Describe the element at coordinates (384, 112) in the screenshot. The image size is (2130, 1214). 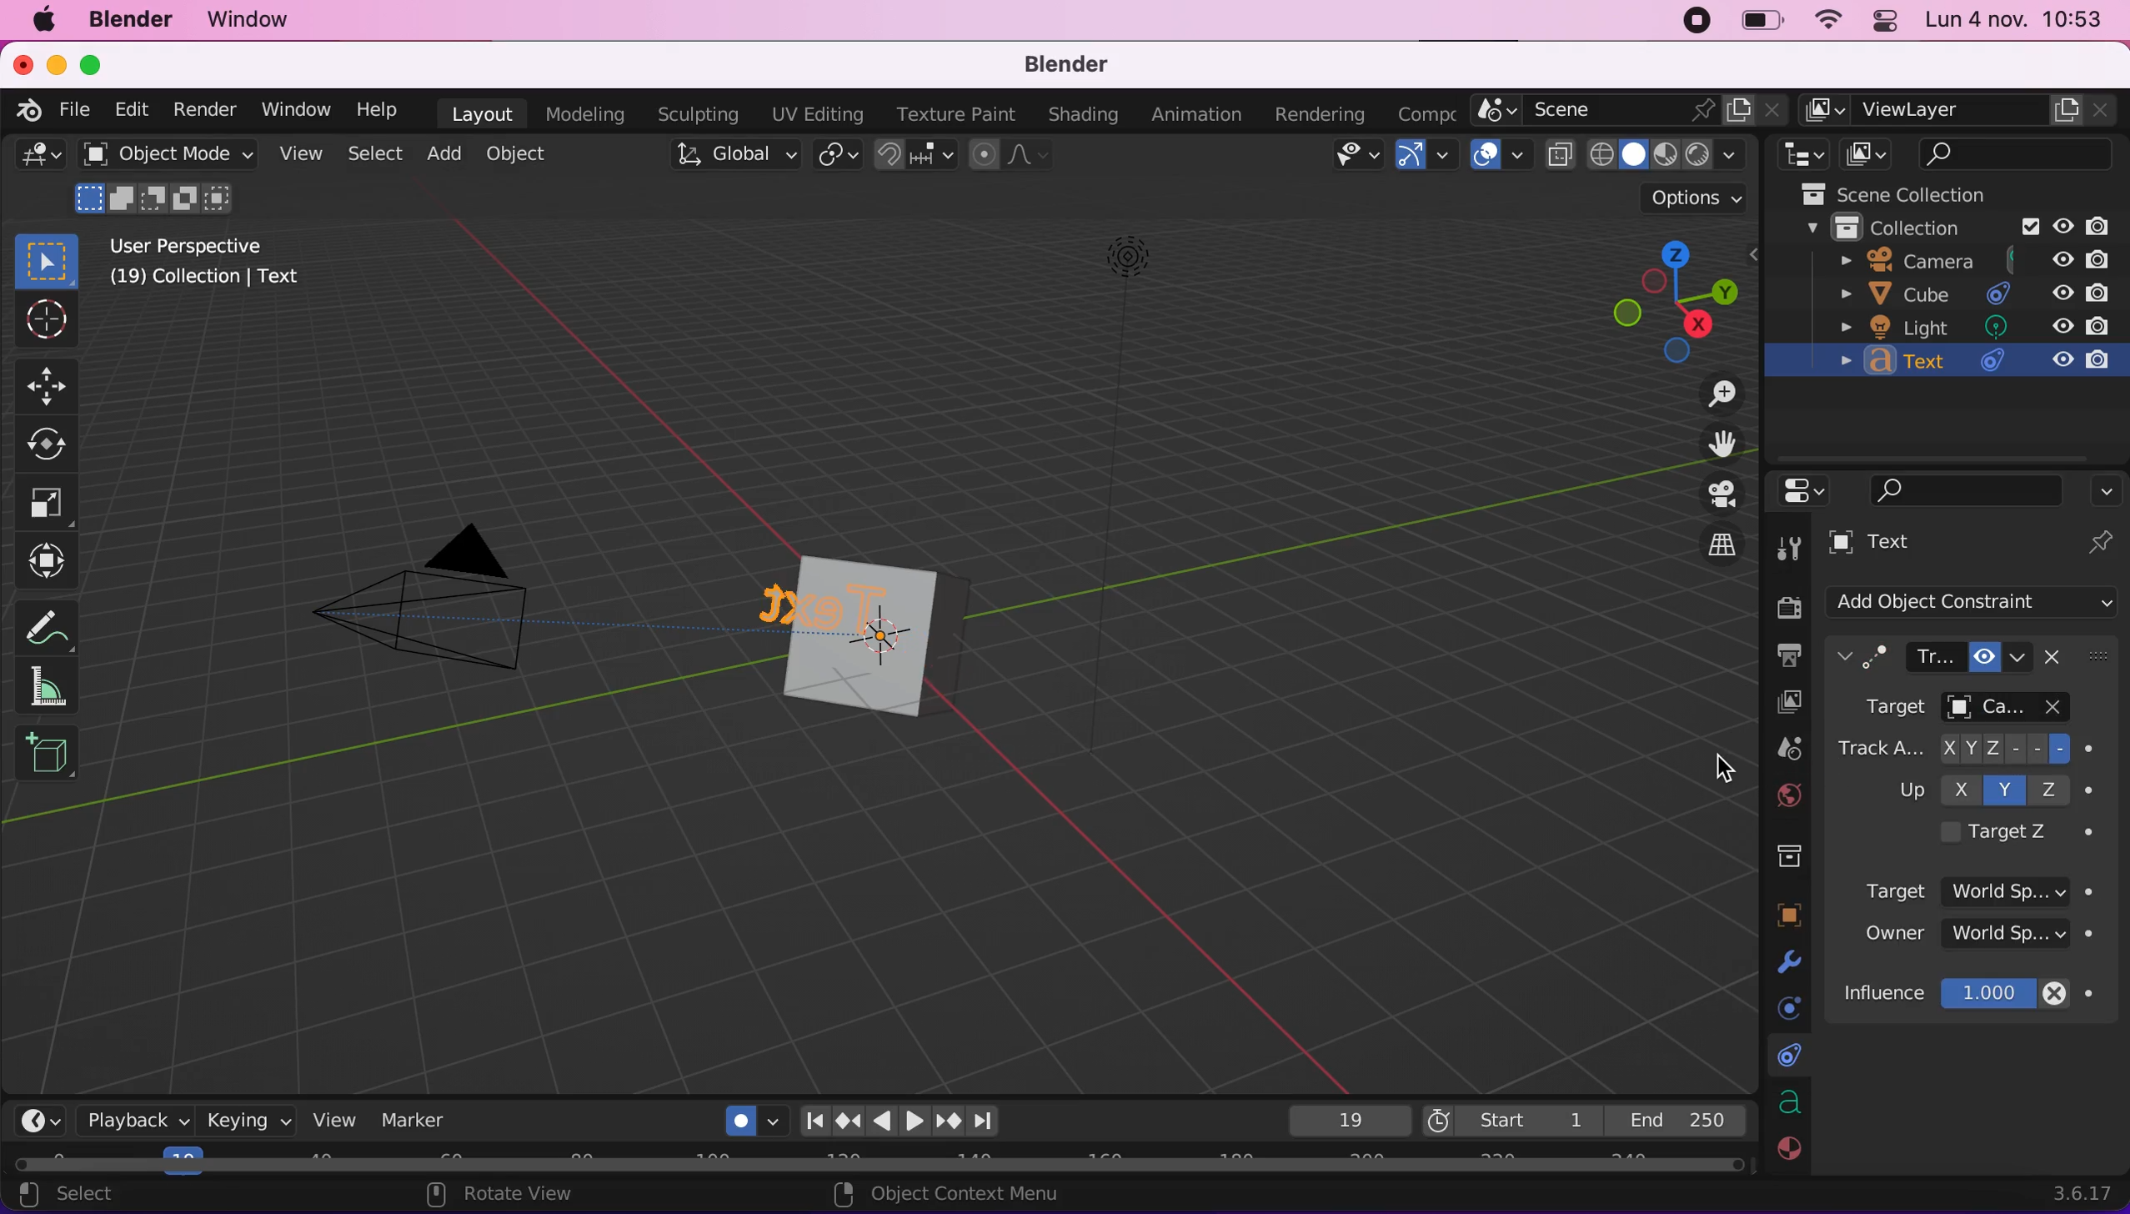
I see `help` at that location.